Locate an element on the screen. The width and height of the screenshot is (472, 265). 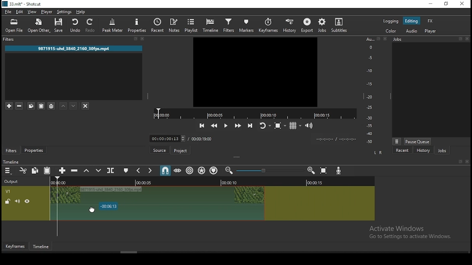
bookmark is located at coordinates (459, 162).